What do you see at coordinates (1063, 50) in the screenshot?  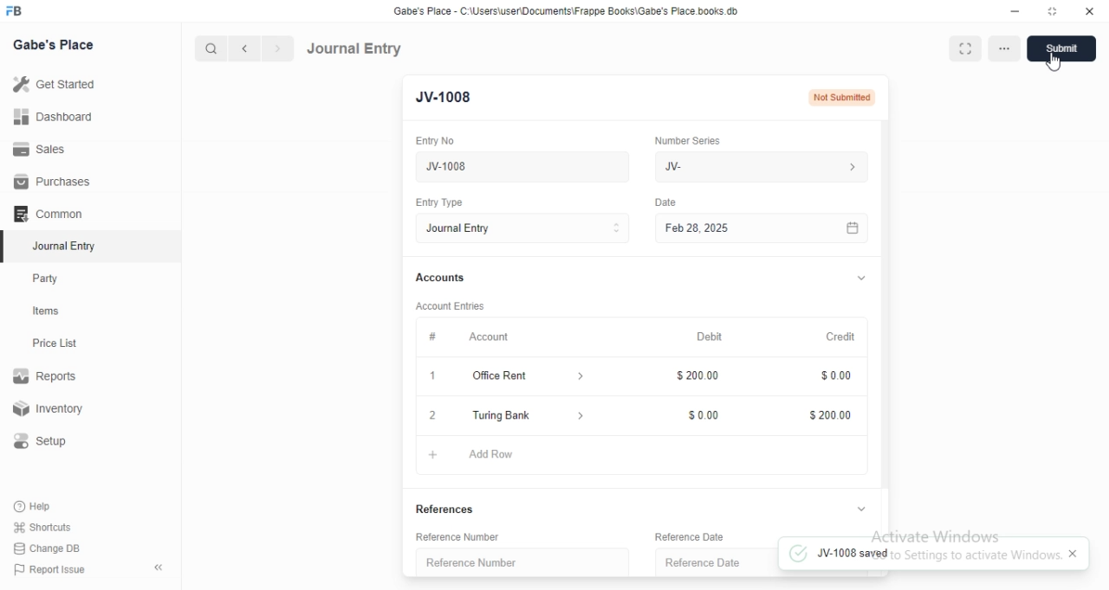 I see `submit` at bounding box center [1063, 50].